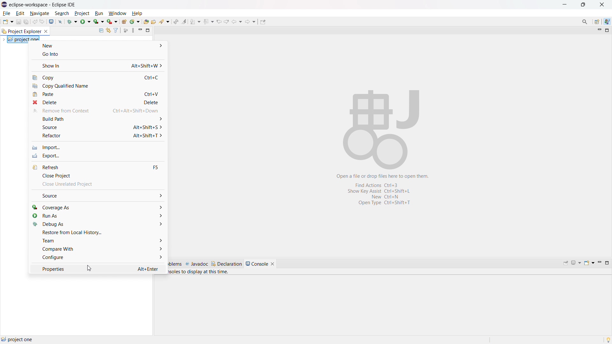 This screenshot has height=344, width=612. I want to click on delete, so click(97, 102).